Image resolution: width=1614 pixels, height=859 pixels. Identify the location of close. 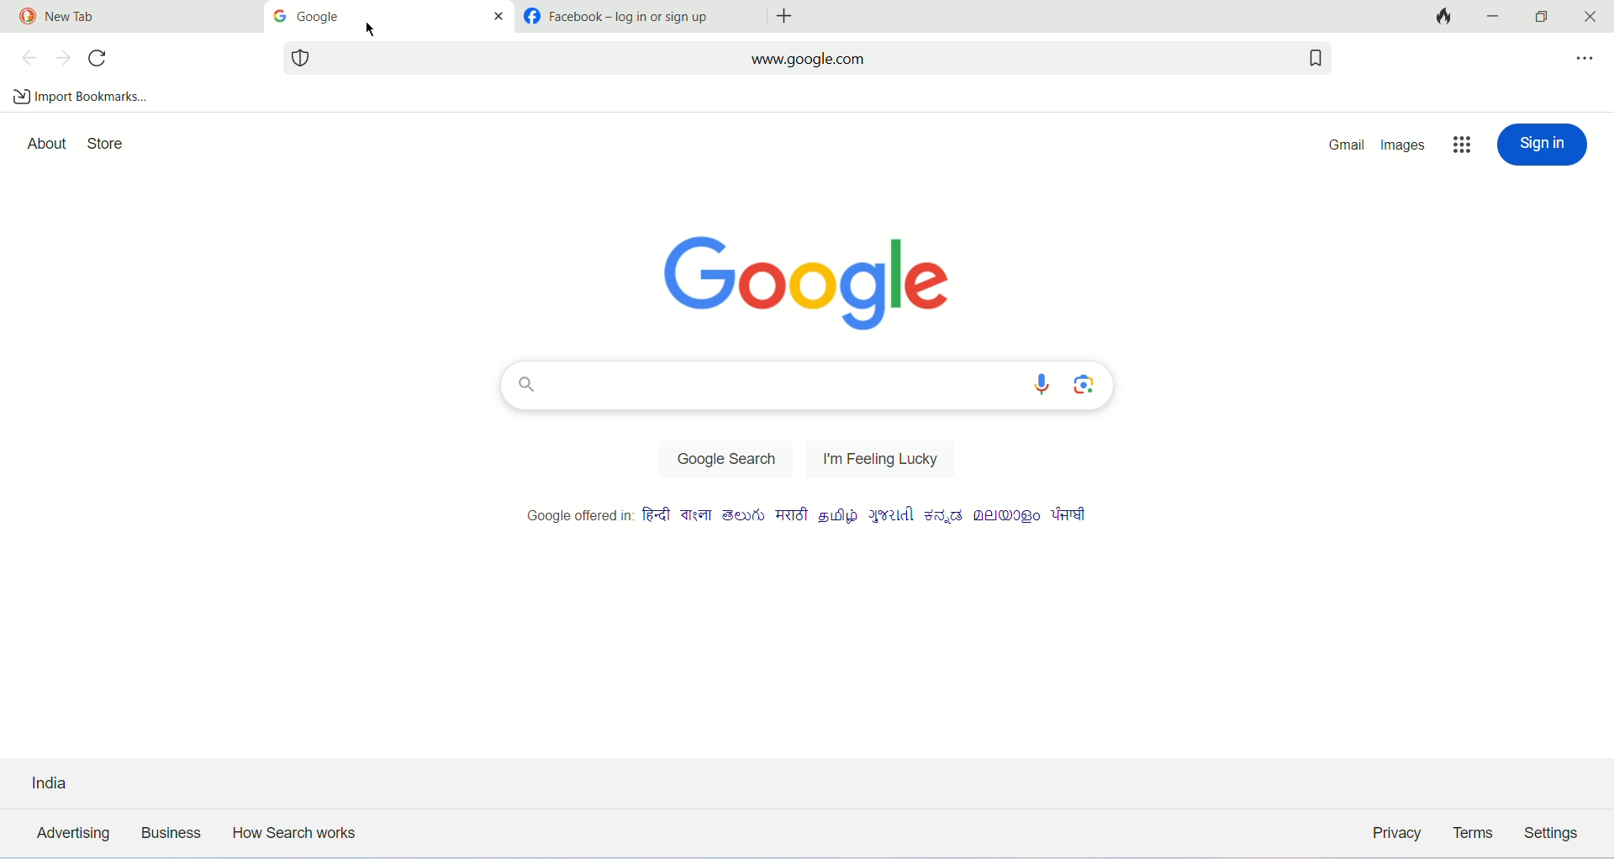
(1590, 16).